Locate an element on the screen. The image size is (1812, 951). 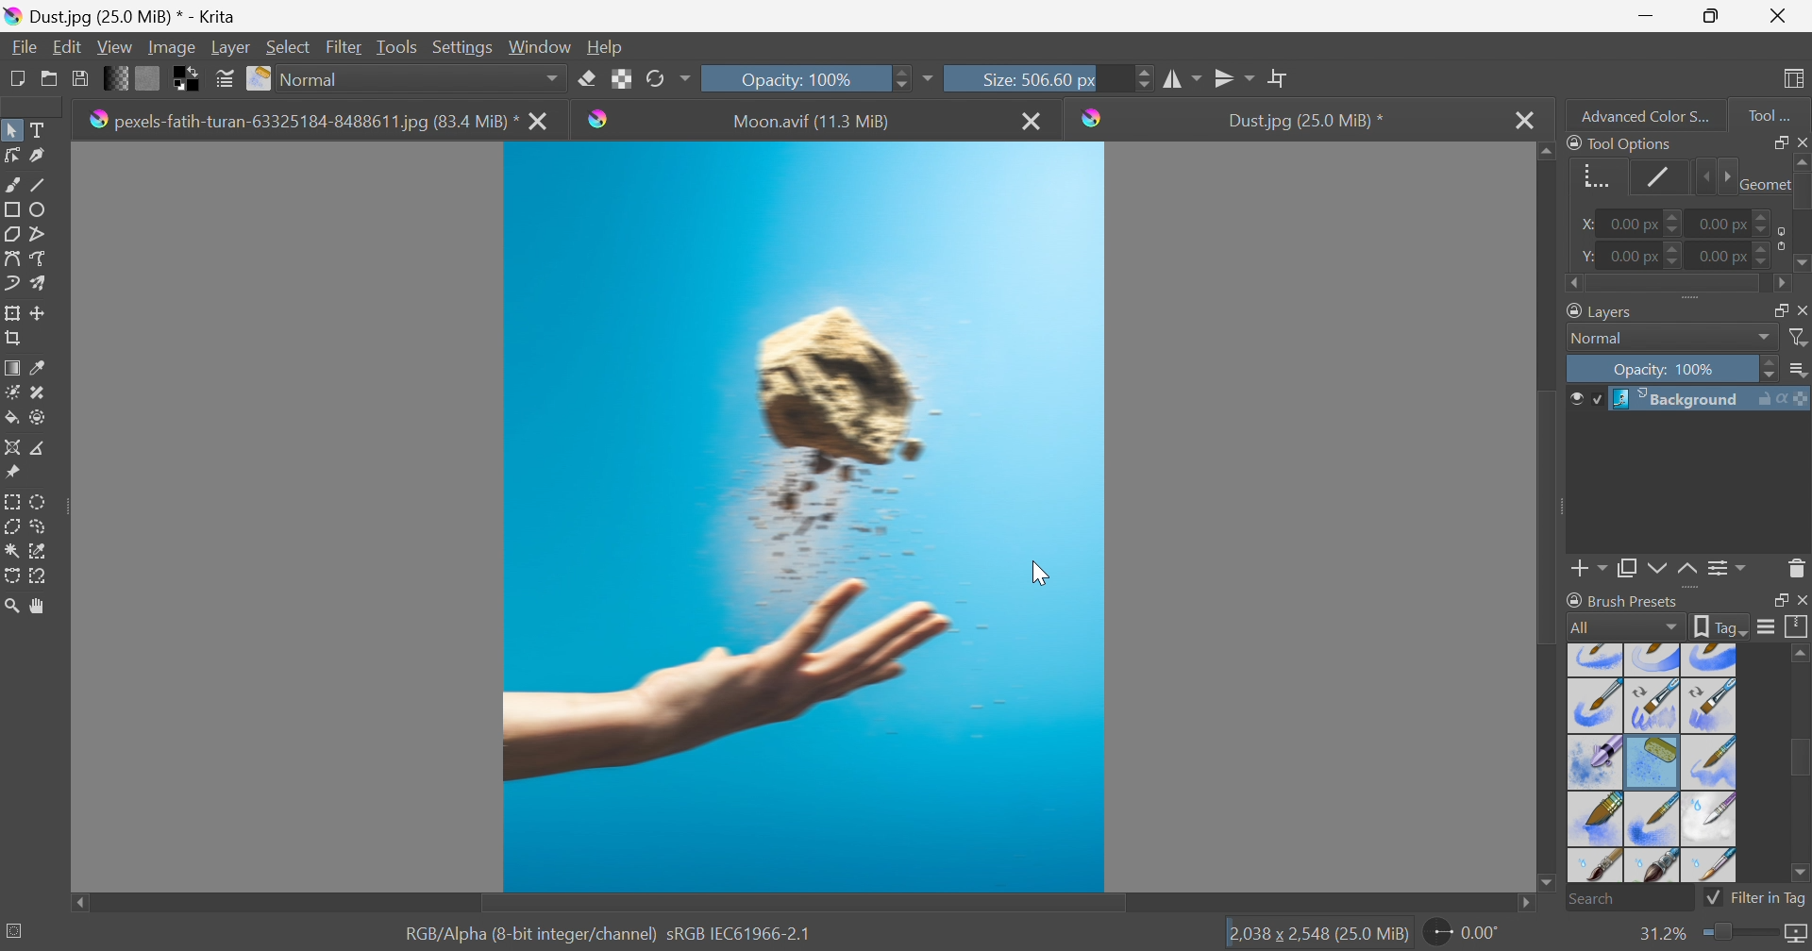
Filter in tag is located at coordinates (1756, 898).